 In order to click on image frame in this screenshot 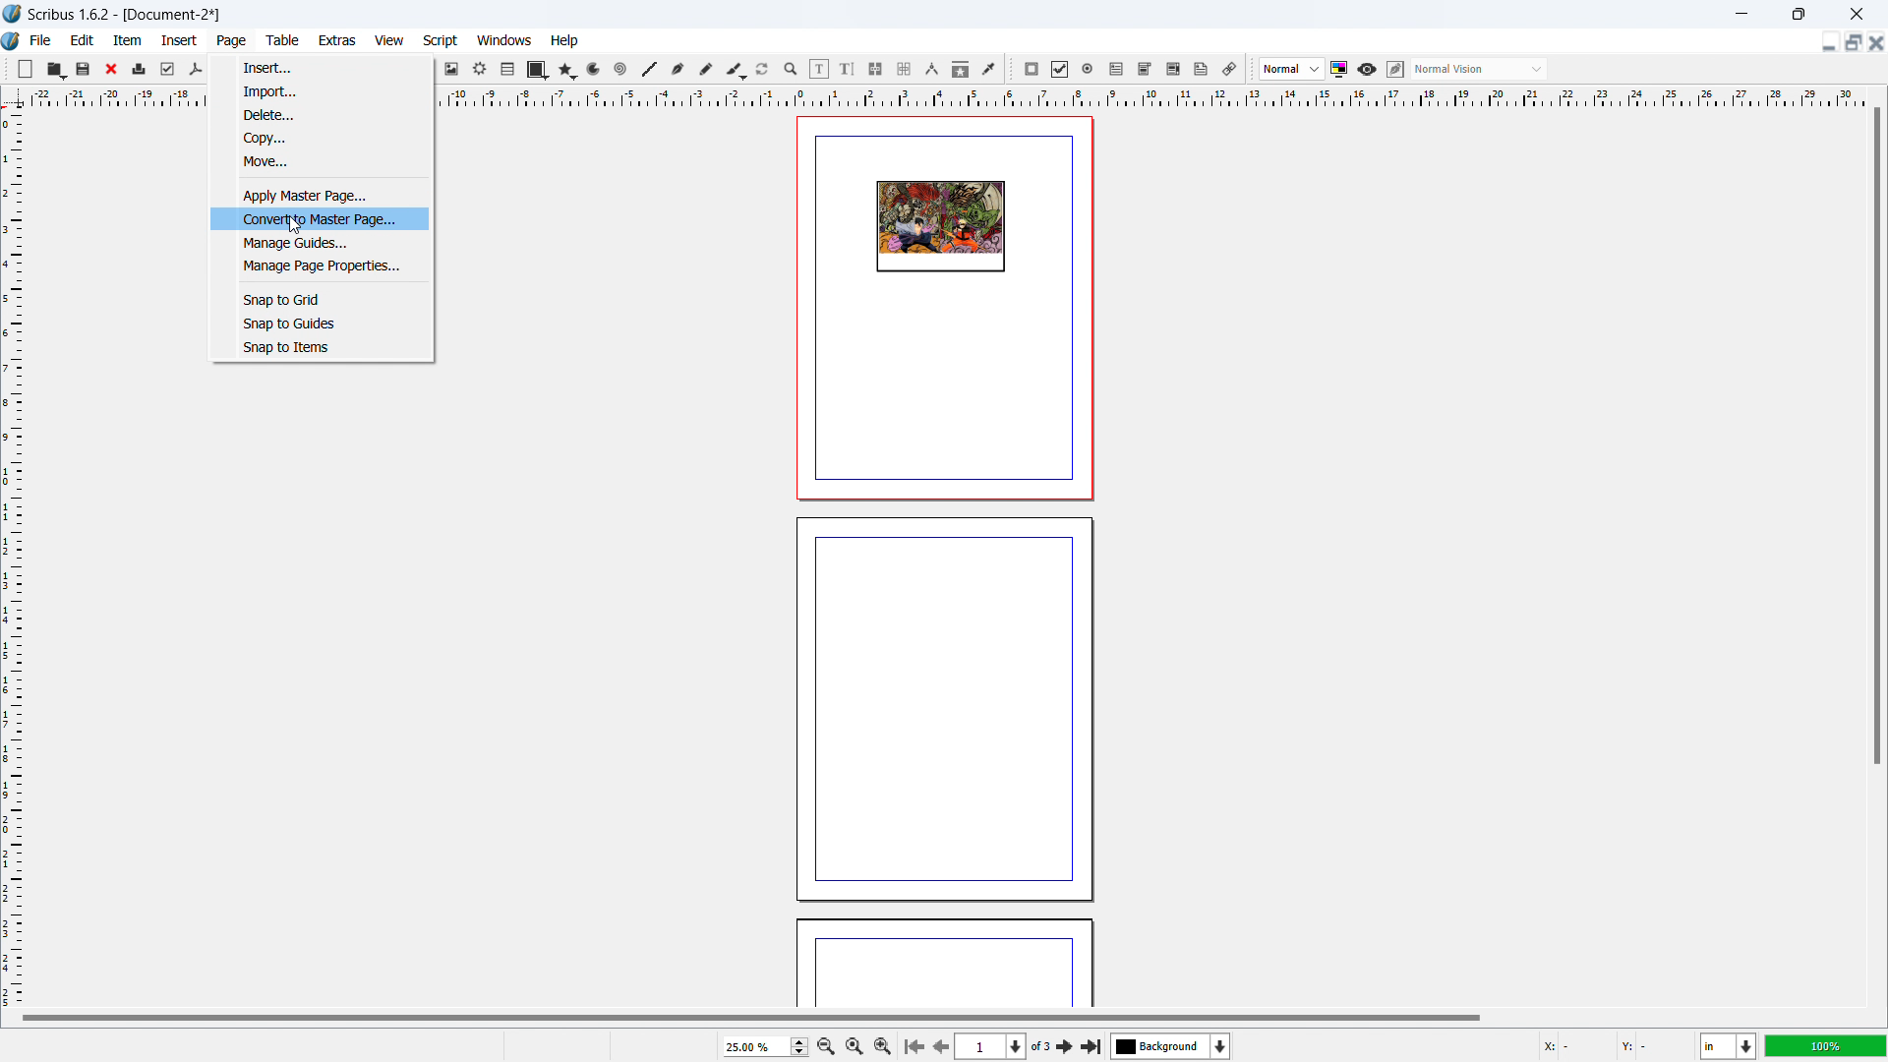, I will do `click(451, 68)`.